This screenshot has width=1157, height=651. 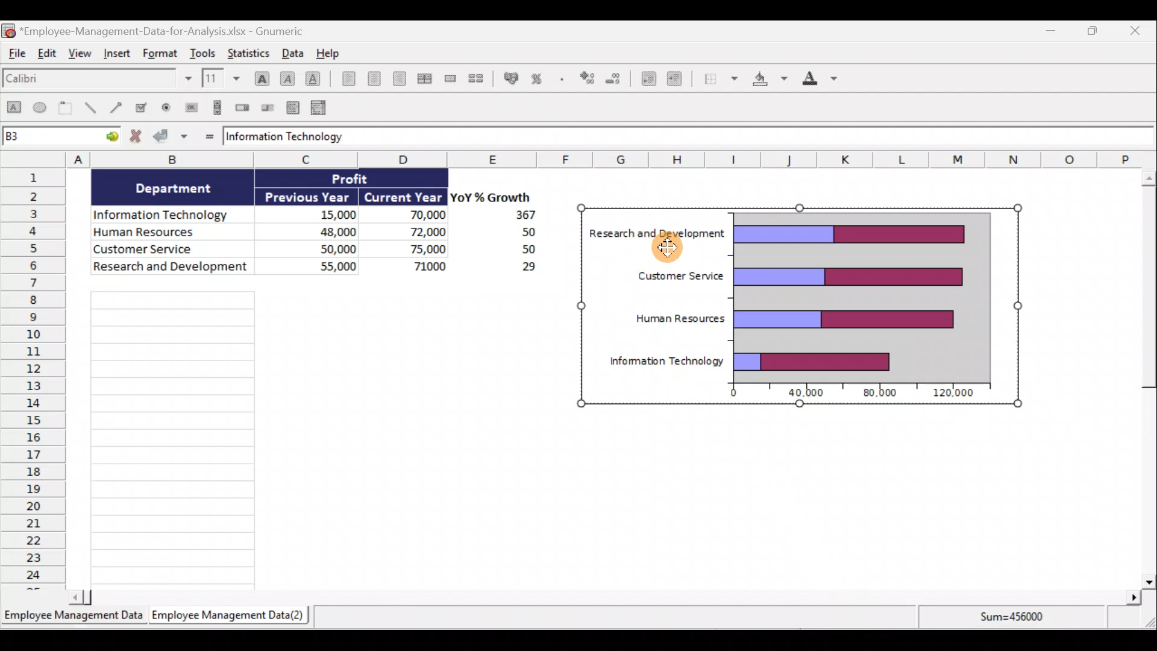 What do you see at coordinates (876, 394) in the screenshot?
I see `80.000` at bounding box center [876, 394].